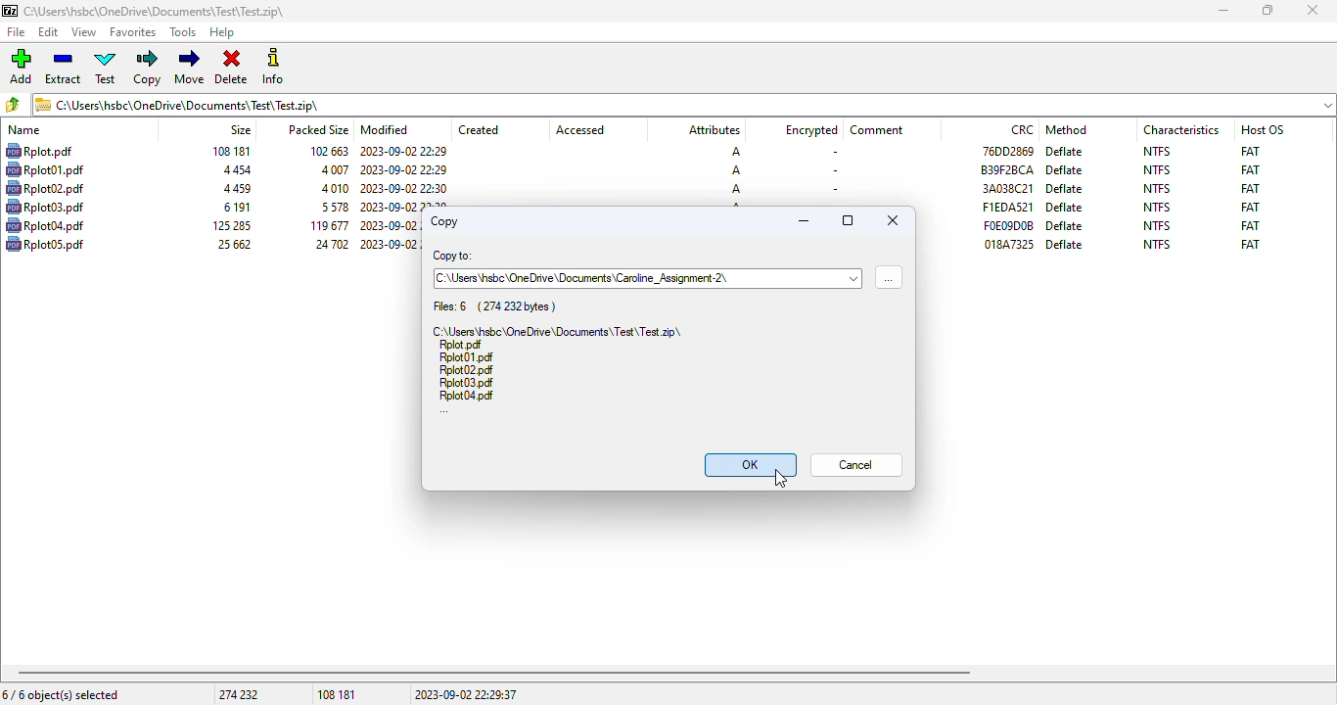 The image size is (1337, 705). What do you see at coordinates (45, 169) in the screenshot?
I see `file` at bounding box center [45, 169].